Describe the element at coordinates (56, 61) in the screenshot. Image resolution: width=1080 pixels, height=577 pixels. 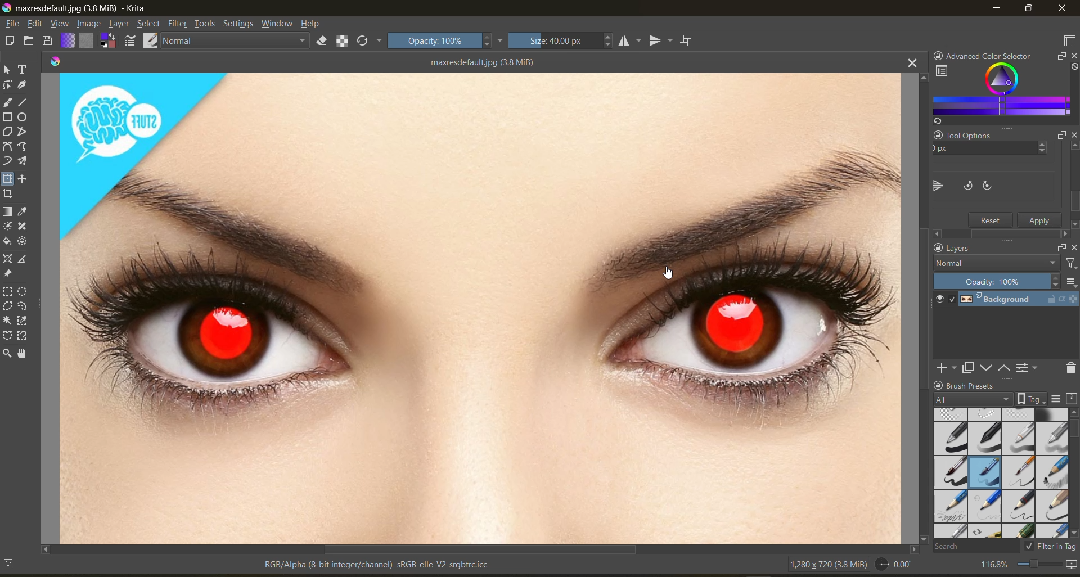
I see `colors` at that location.